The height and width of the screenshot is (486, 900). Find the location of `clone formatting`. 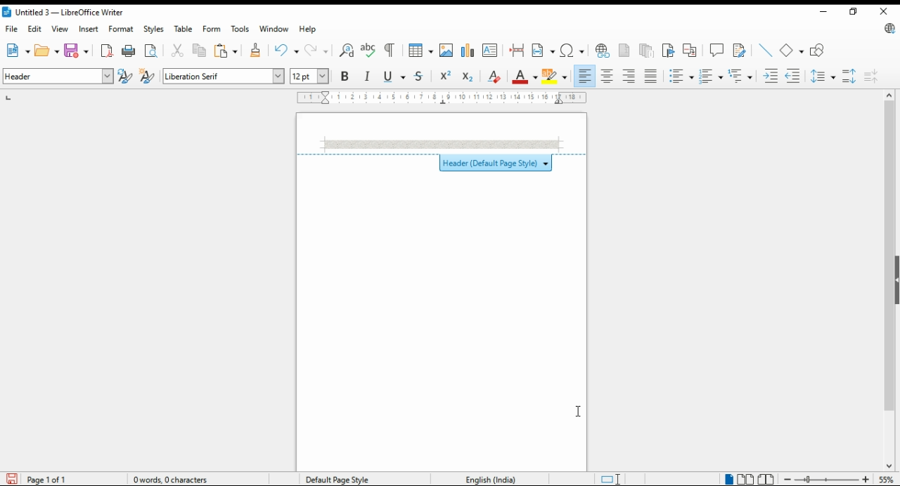

clone formatting is located at coordinates (255, 51).